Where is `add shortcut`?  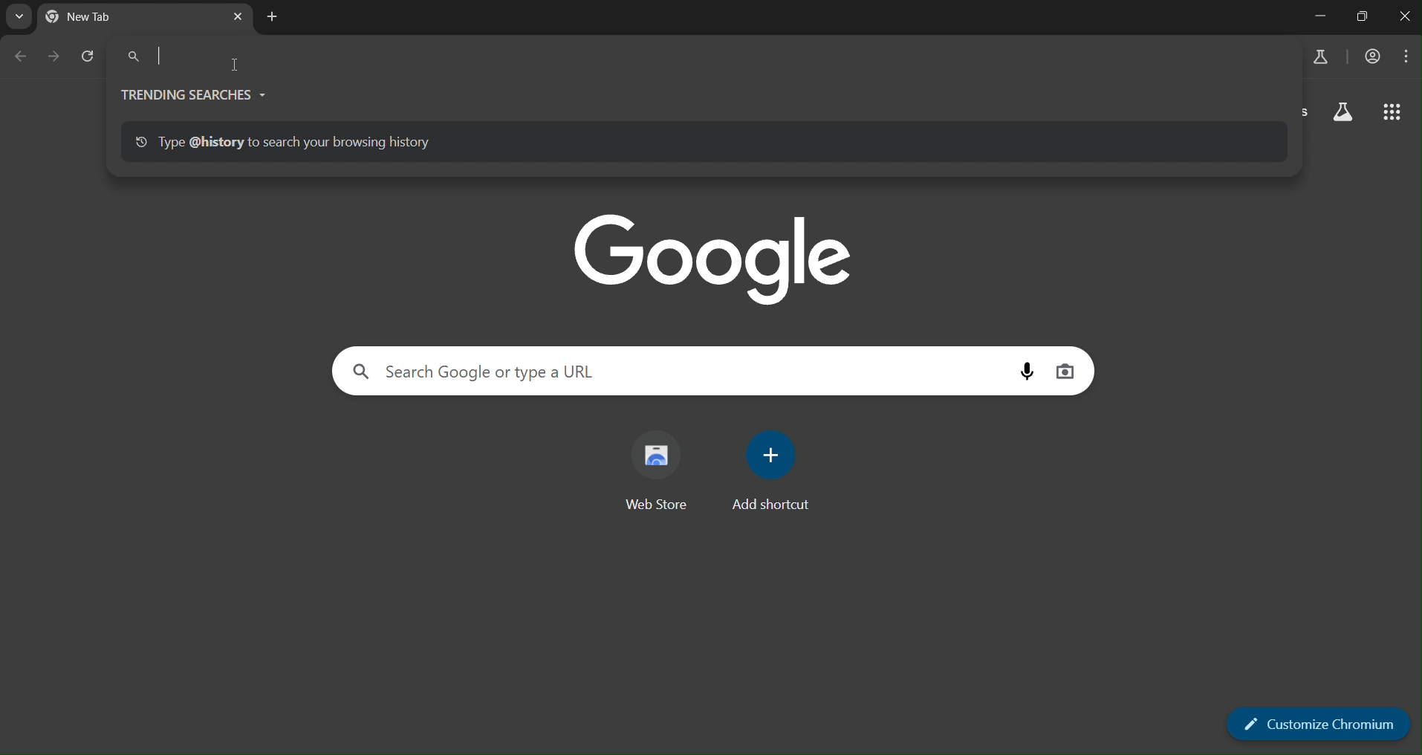
add shortcut is located at coordinates (773, 471).